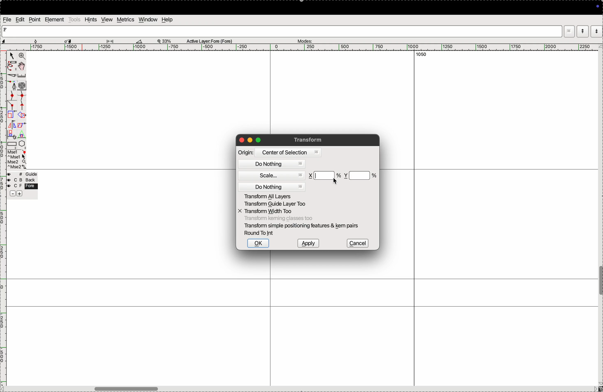 Image resolution: width=603 pixels, height=392 pixels. What do you see at coordinates (346, 176) in the screenshot?
I see `y co ordinate` at bounding box center [346, 176].